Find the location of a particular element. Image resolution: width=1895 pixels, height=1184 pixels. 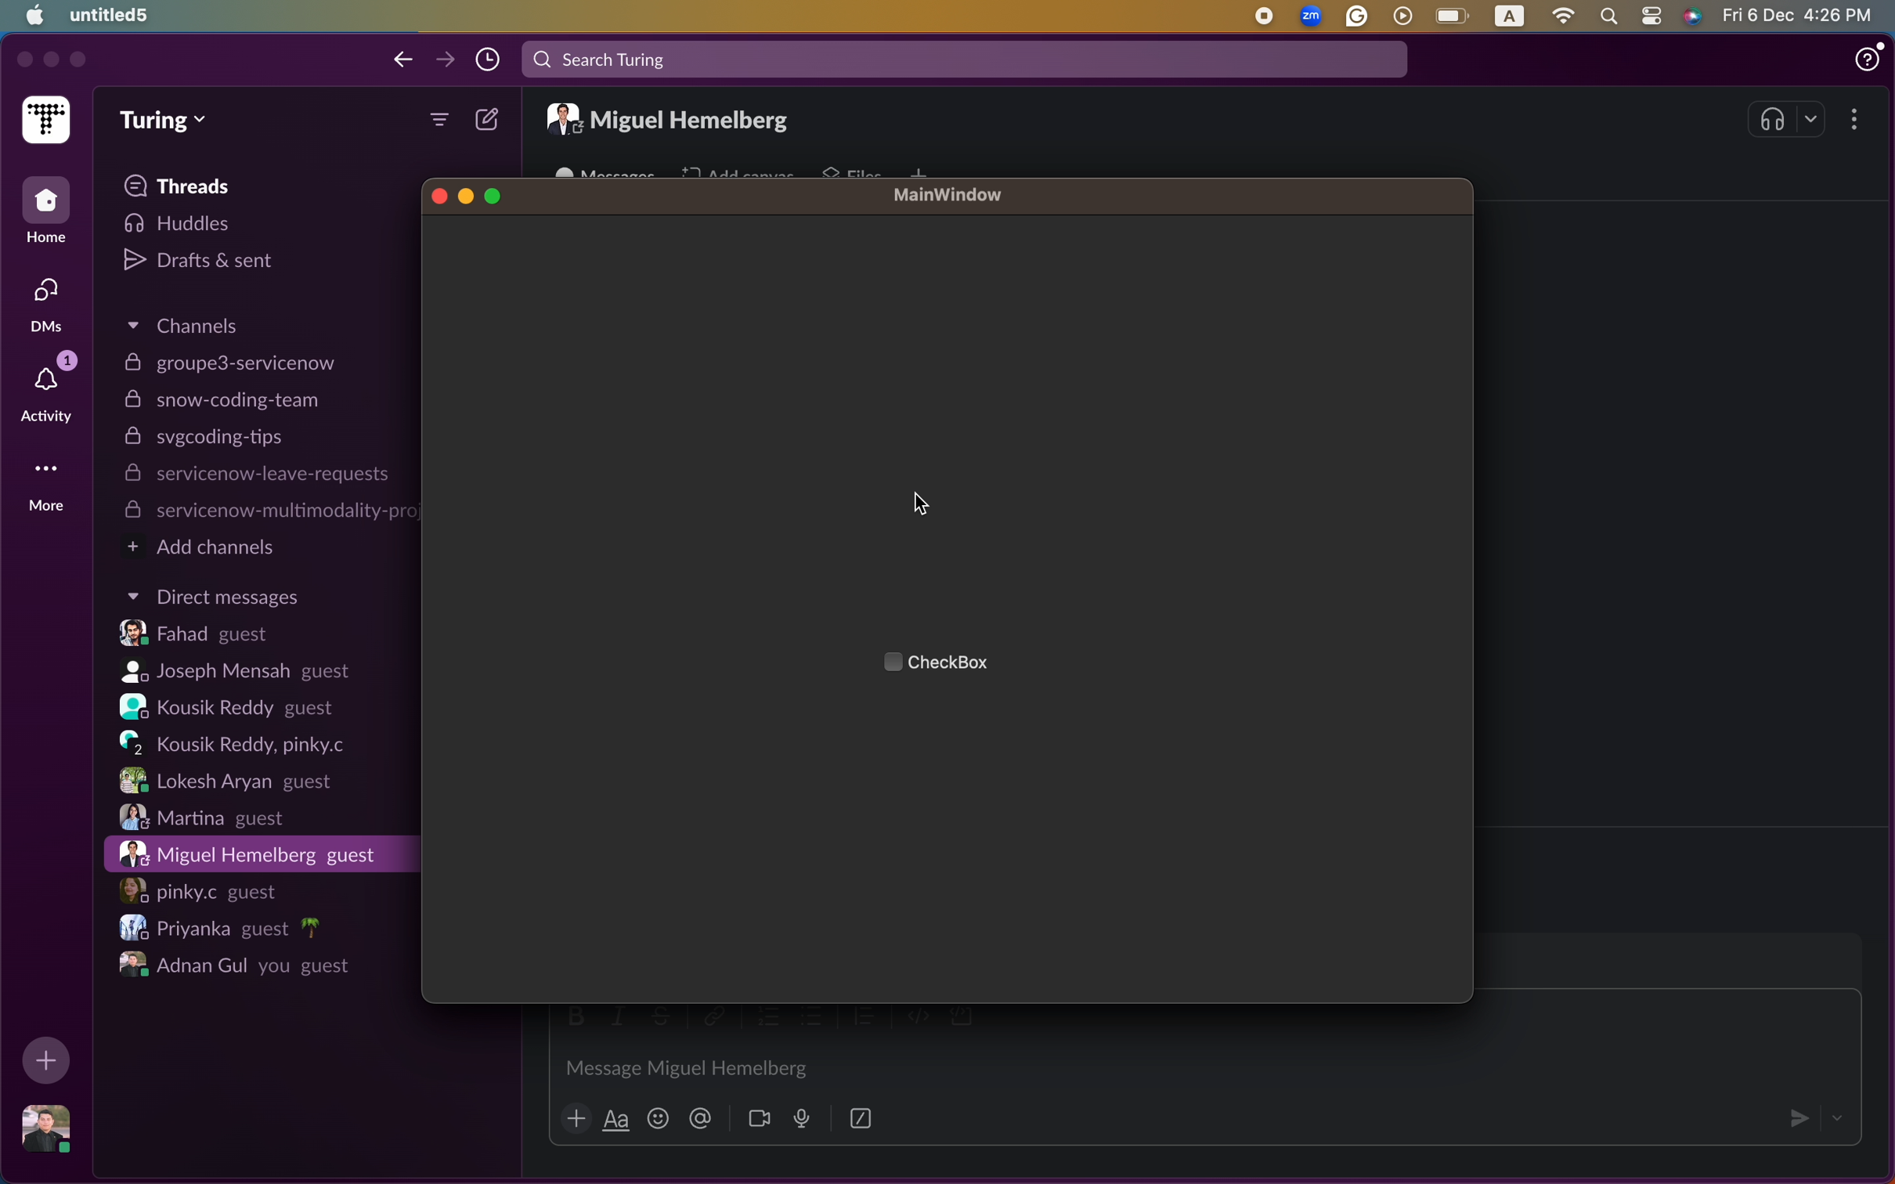

Video is located at coordinates (759, 1119).